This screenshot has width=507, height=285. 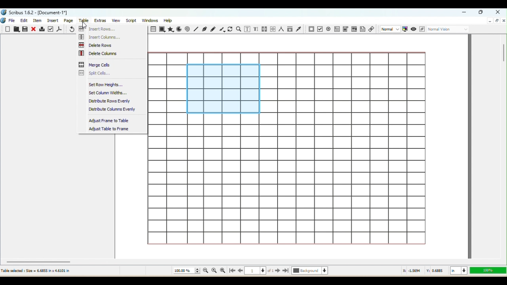 I want to click on Distribute columns evenly, so click(x=112, y=110).